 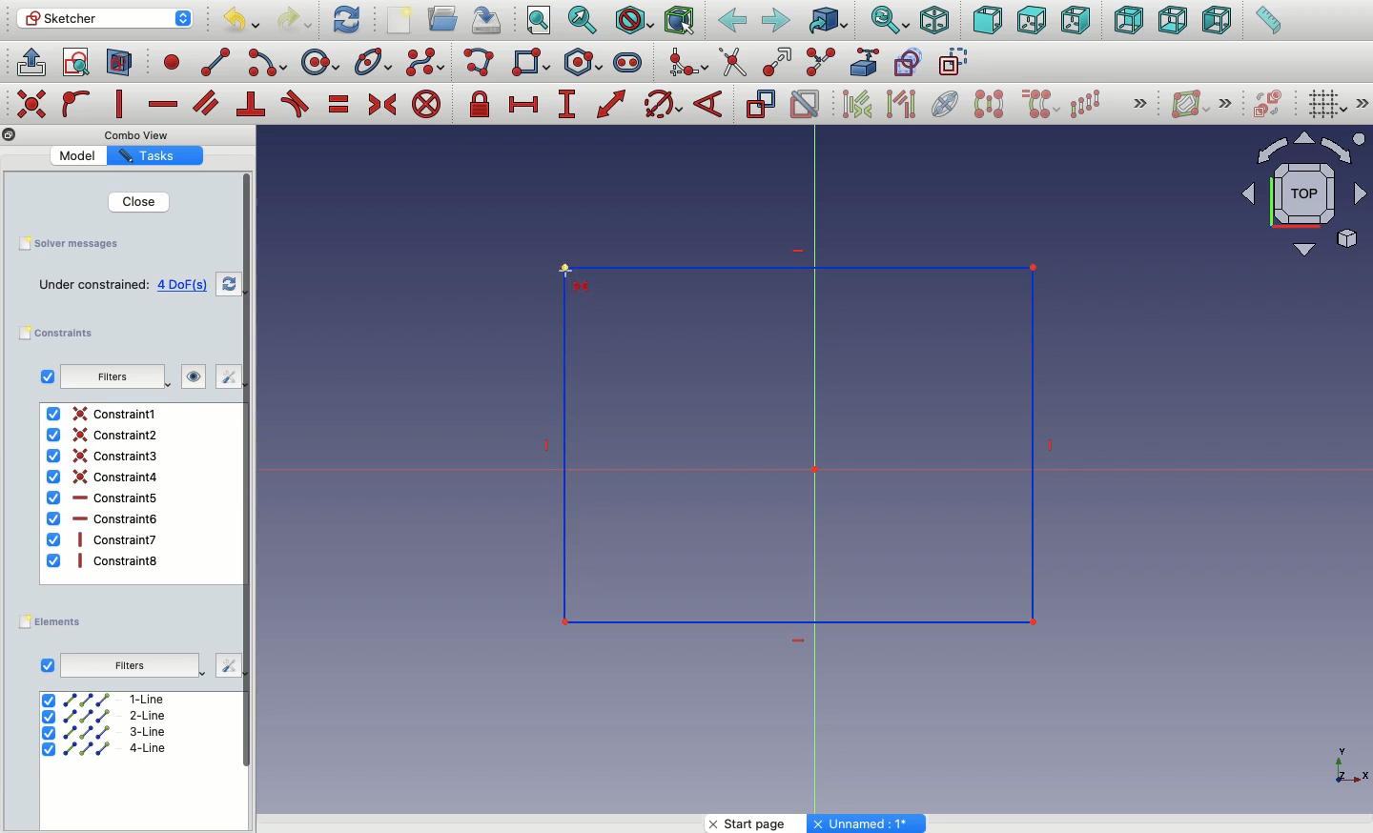 I want to click on External geometry, so click(x=863, y=62).